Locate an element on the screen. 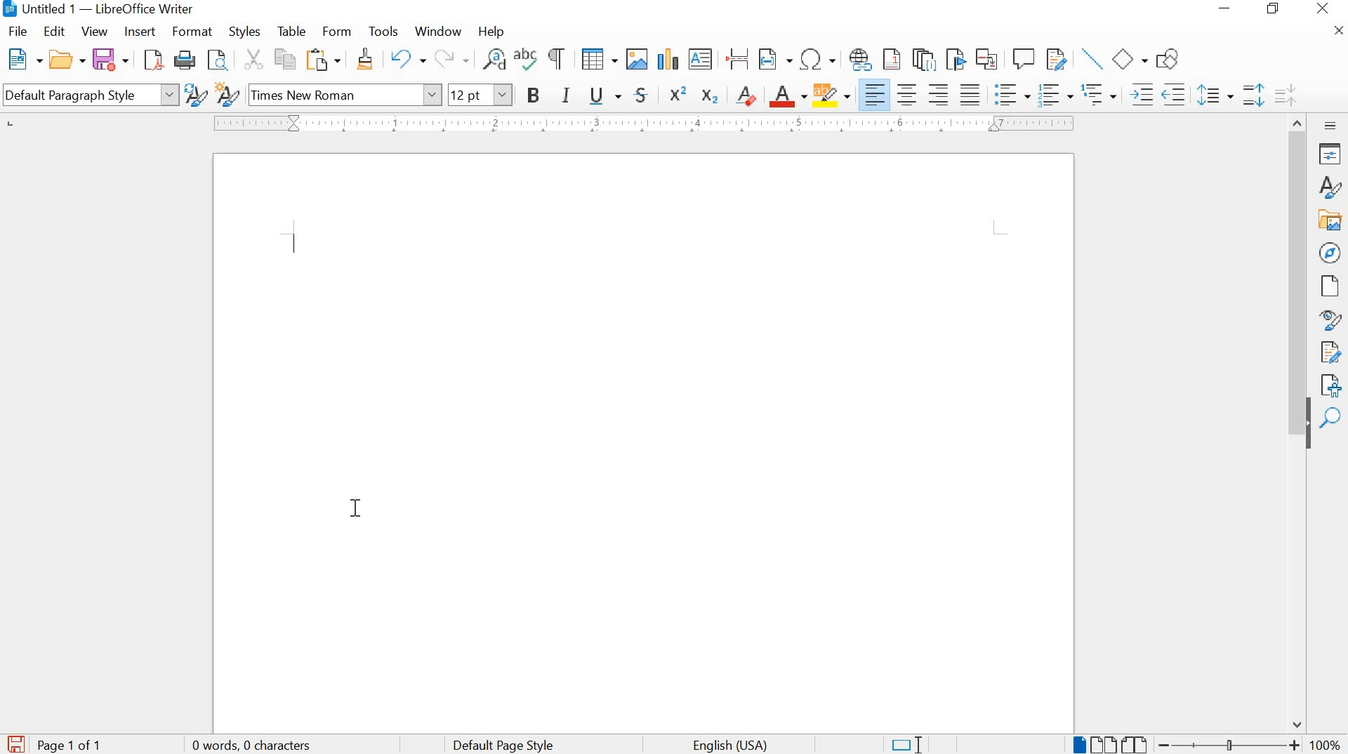 Image resolution: width=1348 pixels, height=754 pixels. SET LINE SPACING is located at coordinates (1214, 95).